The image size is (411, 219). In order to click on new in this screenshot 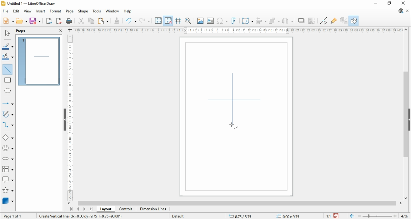, I will do `click(8, 21)`.